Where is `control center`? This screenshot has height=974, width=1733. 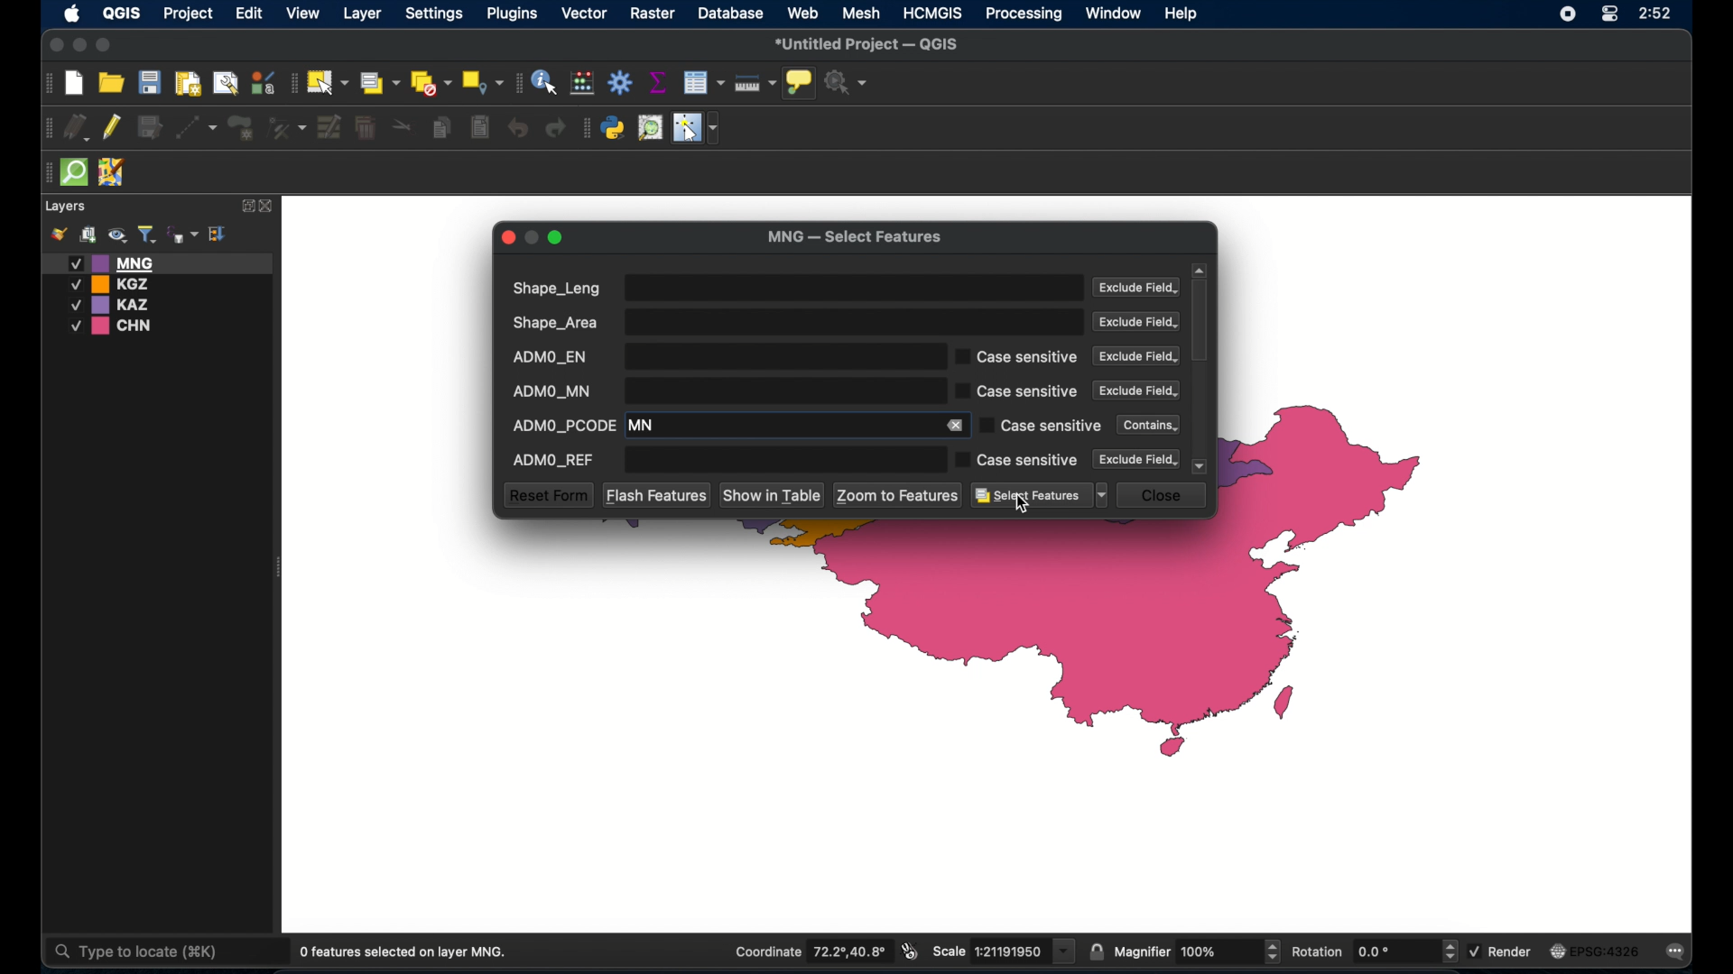 control center is located at coordinates (1608, 15).